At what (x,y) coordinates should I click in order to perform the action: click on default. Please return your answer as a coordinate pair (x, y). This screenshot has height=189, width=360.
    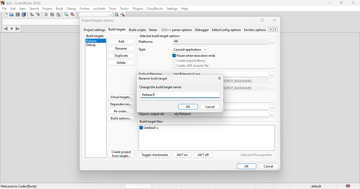
    Looking at the image, I should click on (317, 186).